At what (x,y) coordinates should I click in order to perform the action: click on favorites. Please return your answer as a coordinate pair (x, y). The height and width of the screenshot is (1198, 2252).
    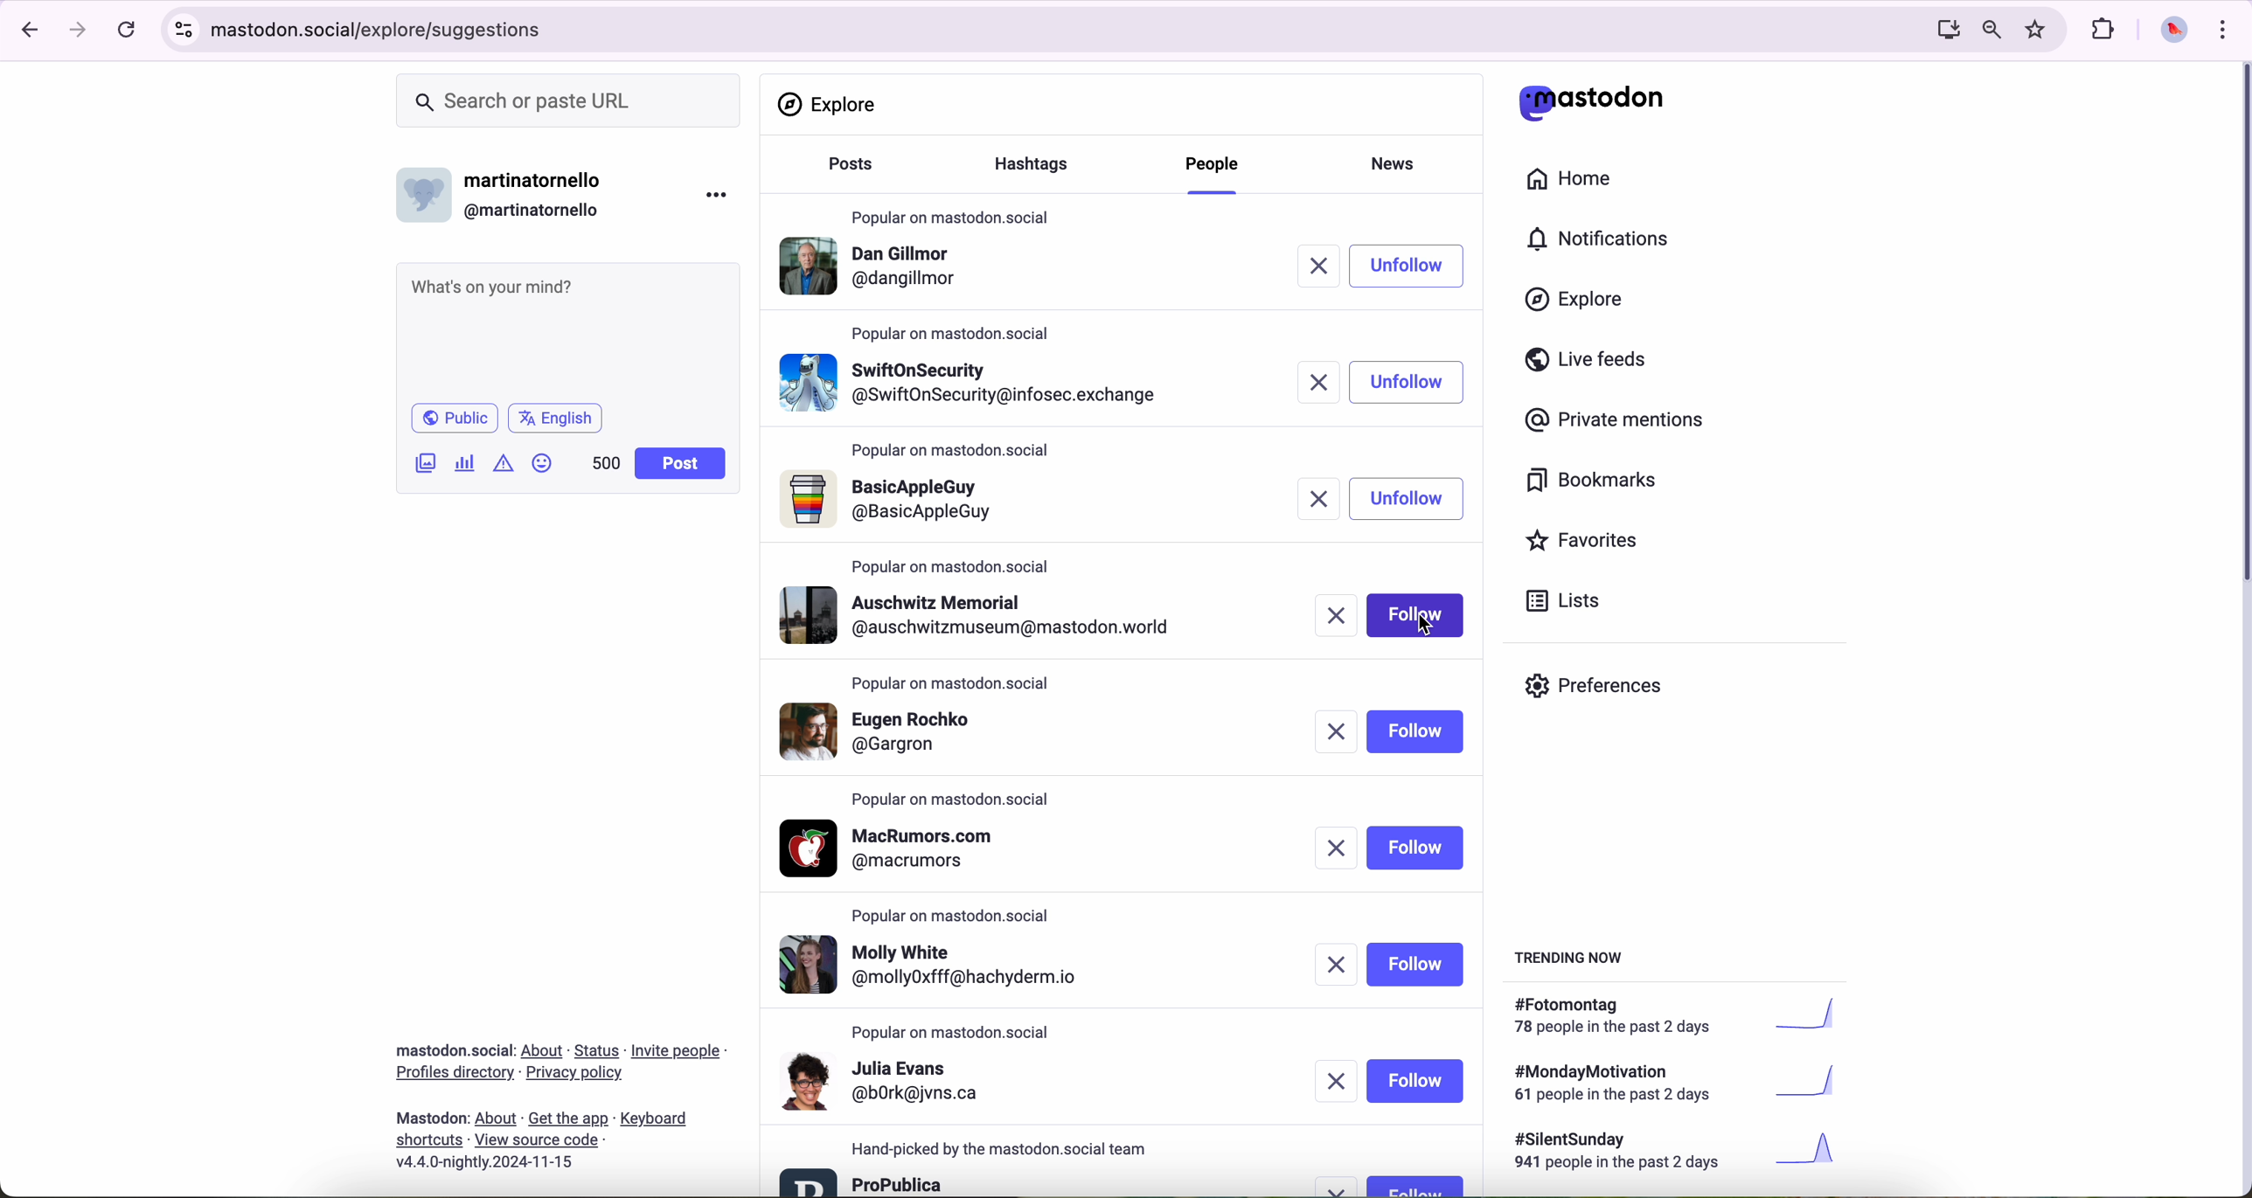
    Looking at the image, I should click on (2040, 30).